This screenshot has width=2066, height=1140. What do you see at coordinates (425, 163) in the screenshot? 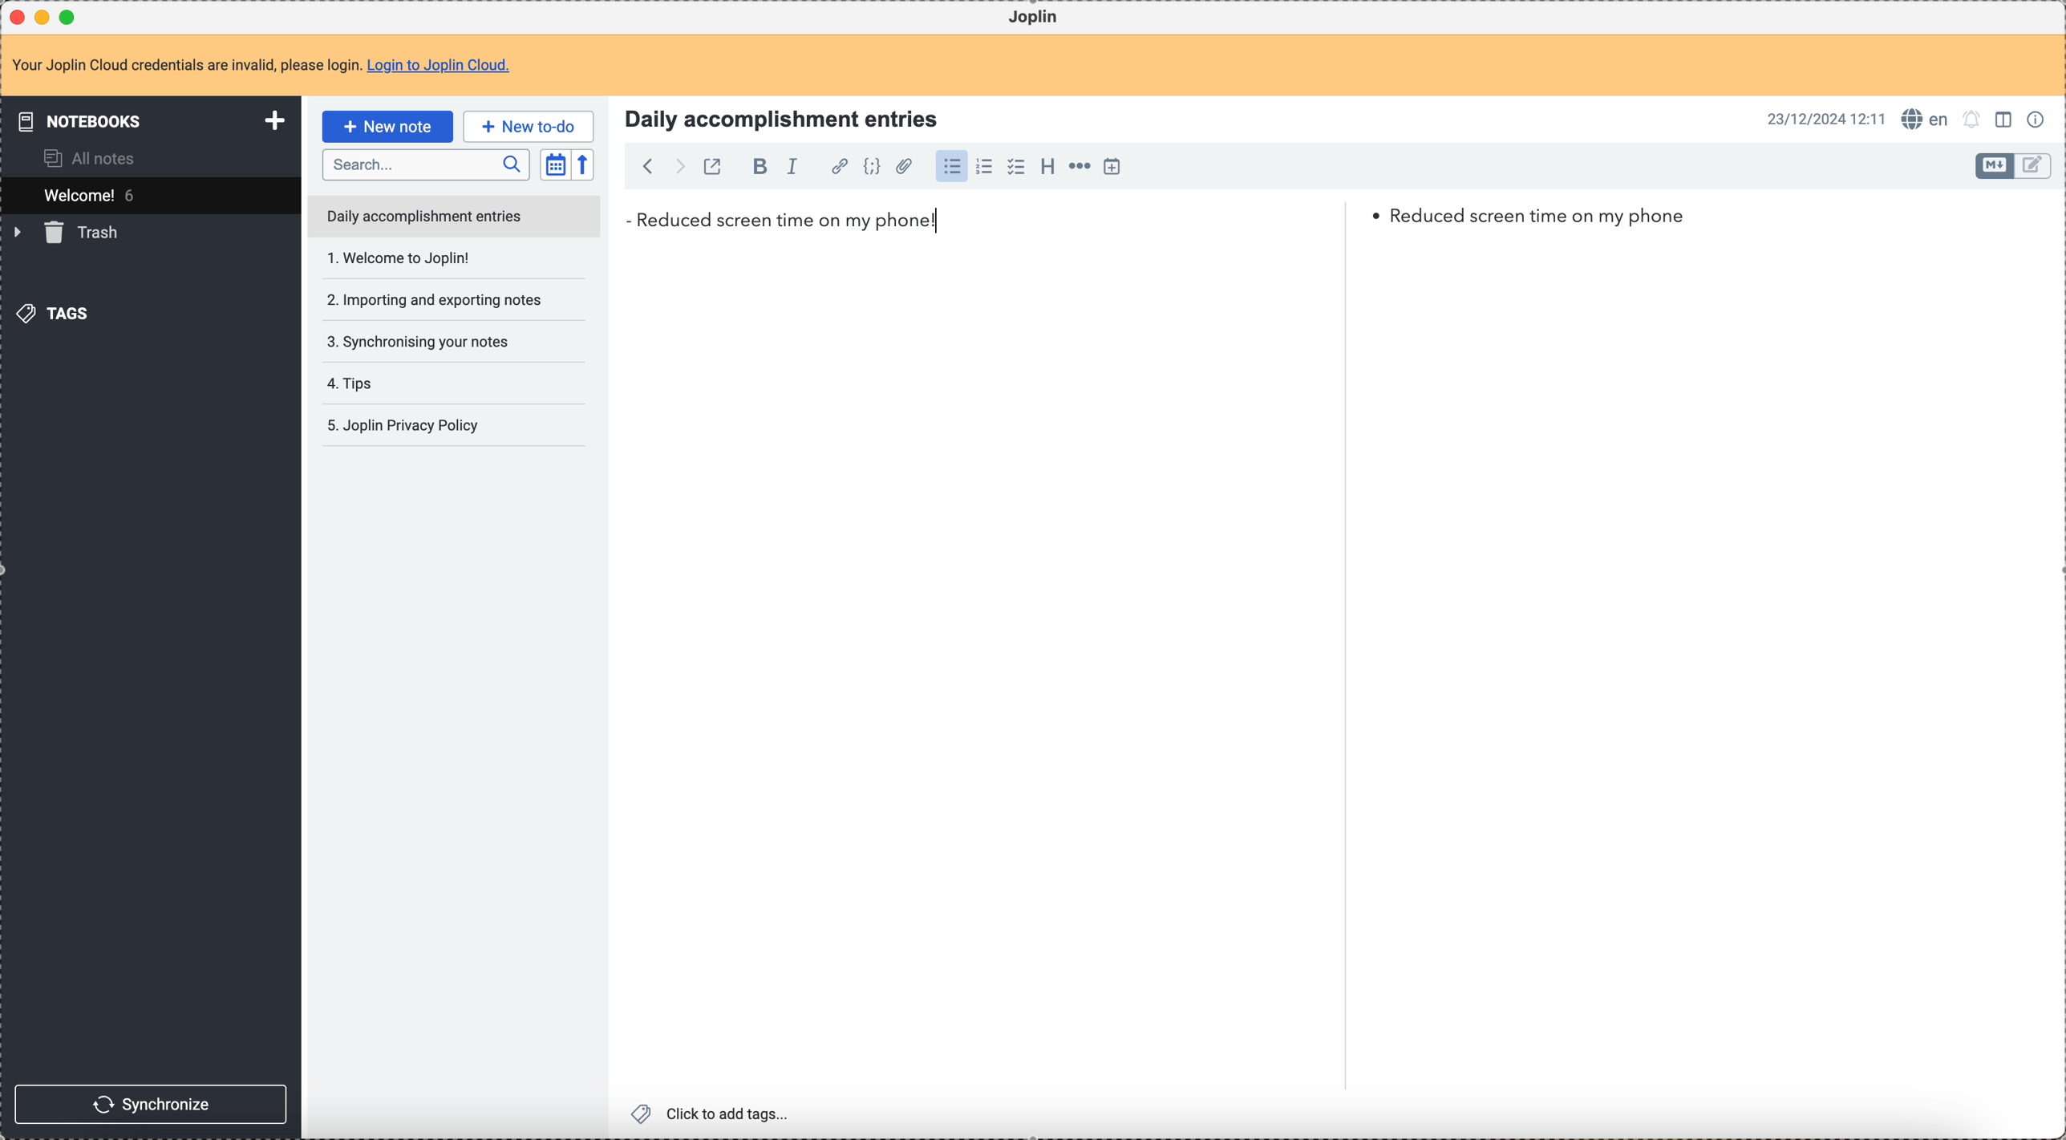
I see `search bar` at bounding box center [425, 163].